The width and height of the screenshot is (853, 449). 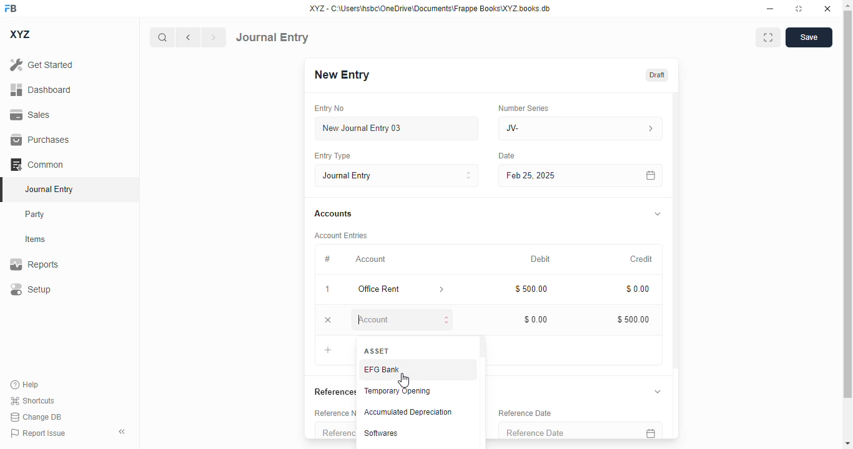 What do you see at coordinates (649, 430) in the screenshot?
I see `calendar icon` at bounding box center [649, 430].